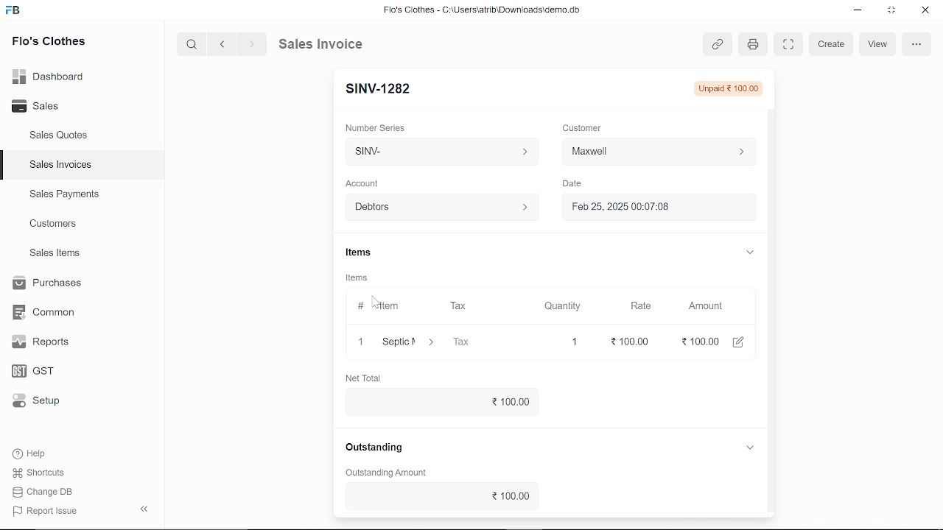 This screenshot has height=530, width=943. What do you see at coordinates (575, 183) in the screenshot?
I see `Date` at bounding box center [575, 183].